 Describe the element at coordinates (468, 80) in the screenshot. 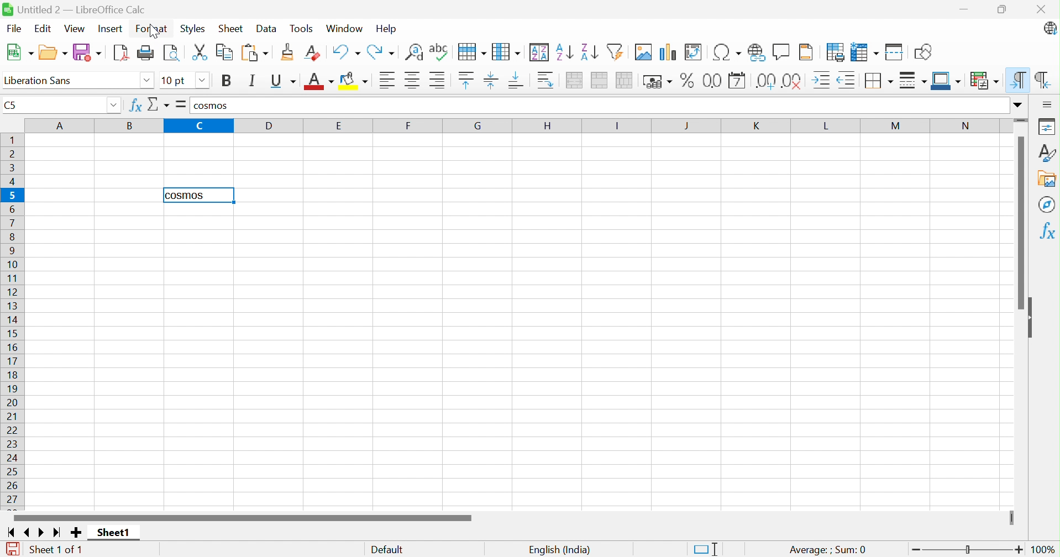

I see `Align top` at that location.